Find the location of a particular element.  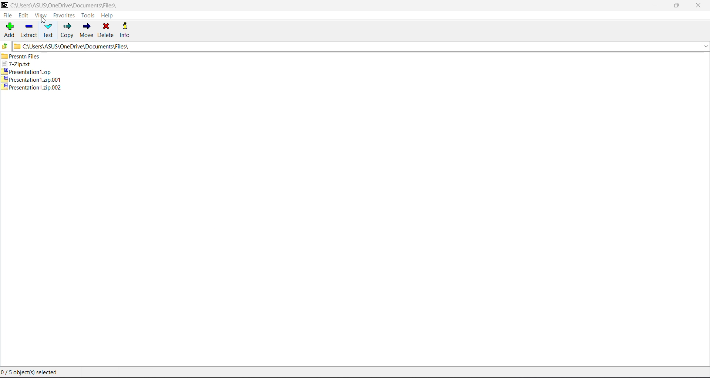

c\Users\ASUS\OneDrive\Documents\Files\ is located at coordinates (68, 5).